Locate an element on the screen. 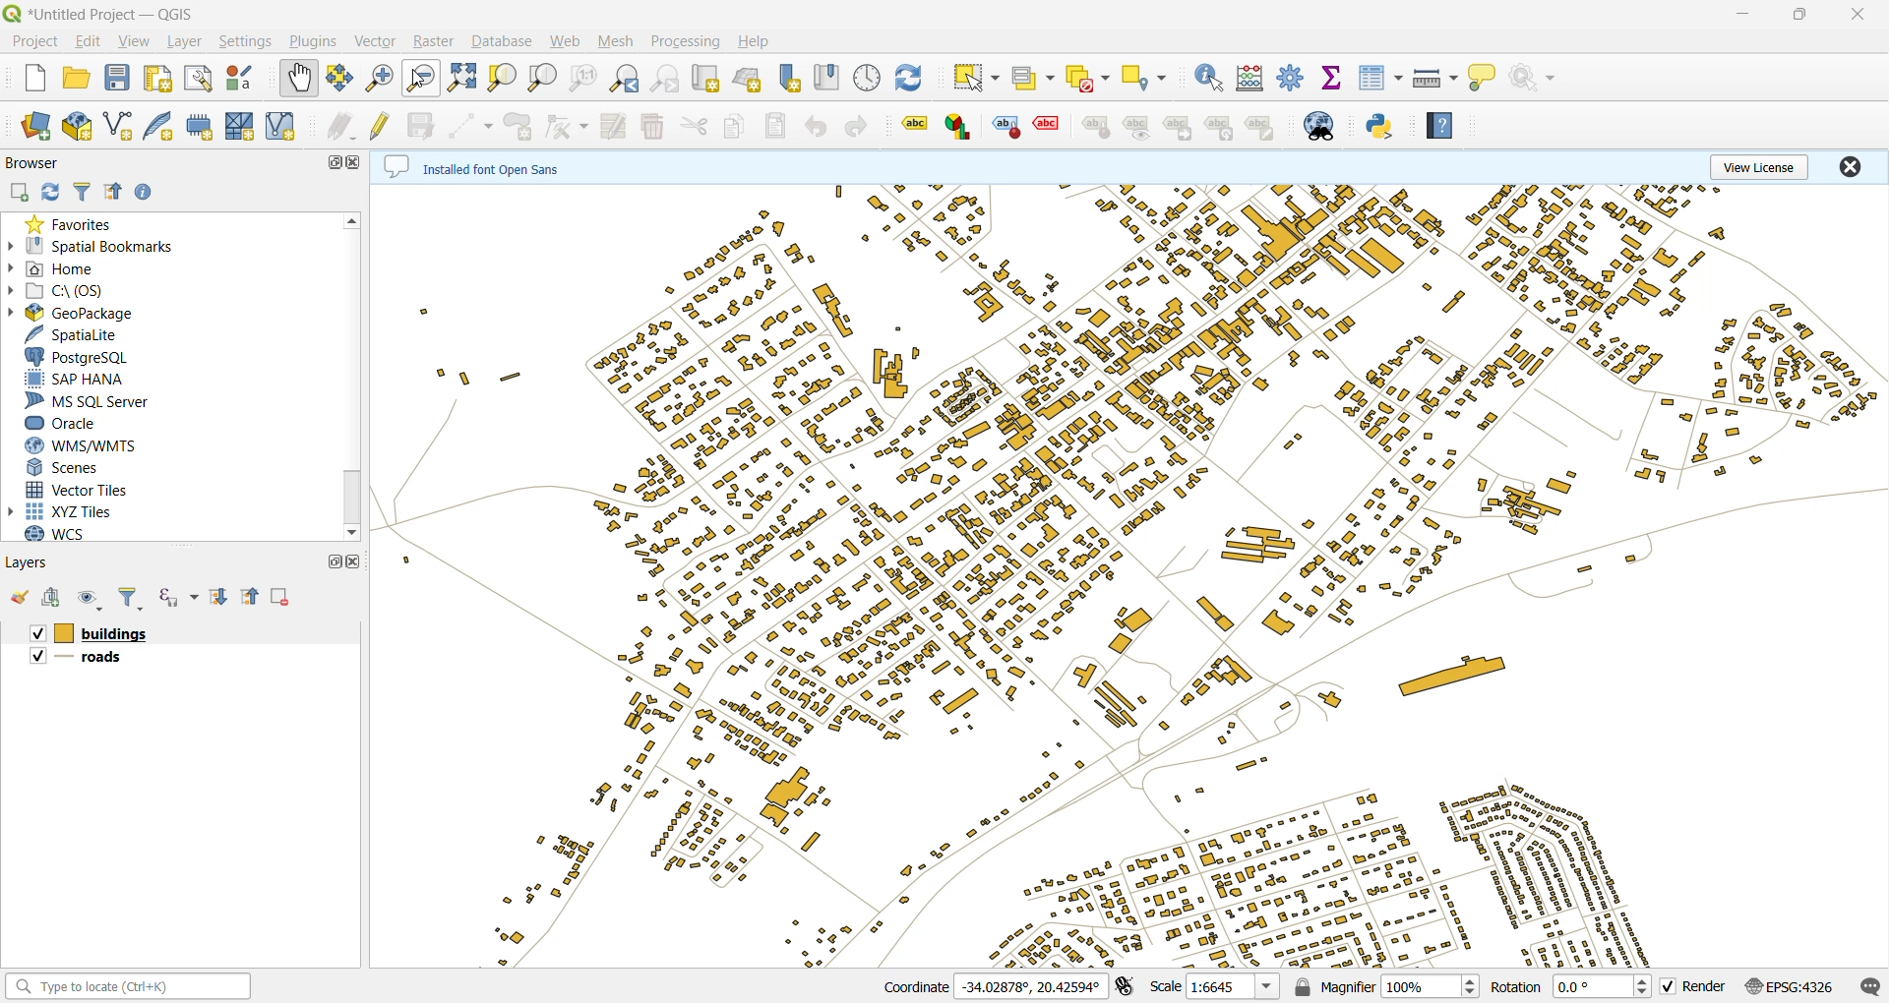  spatial bookmarks is located at coordinates (97, 248).